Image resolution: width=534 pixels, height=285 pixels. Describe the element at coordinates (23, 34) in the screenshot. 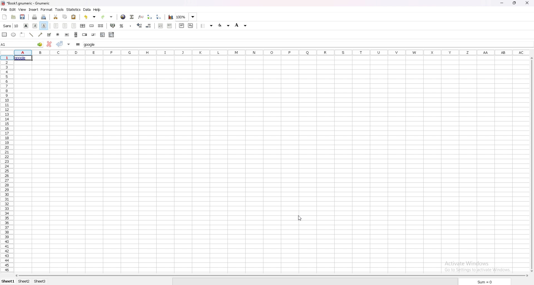

I see `frame` at that location.